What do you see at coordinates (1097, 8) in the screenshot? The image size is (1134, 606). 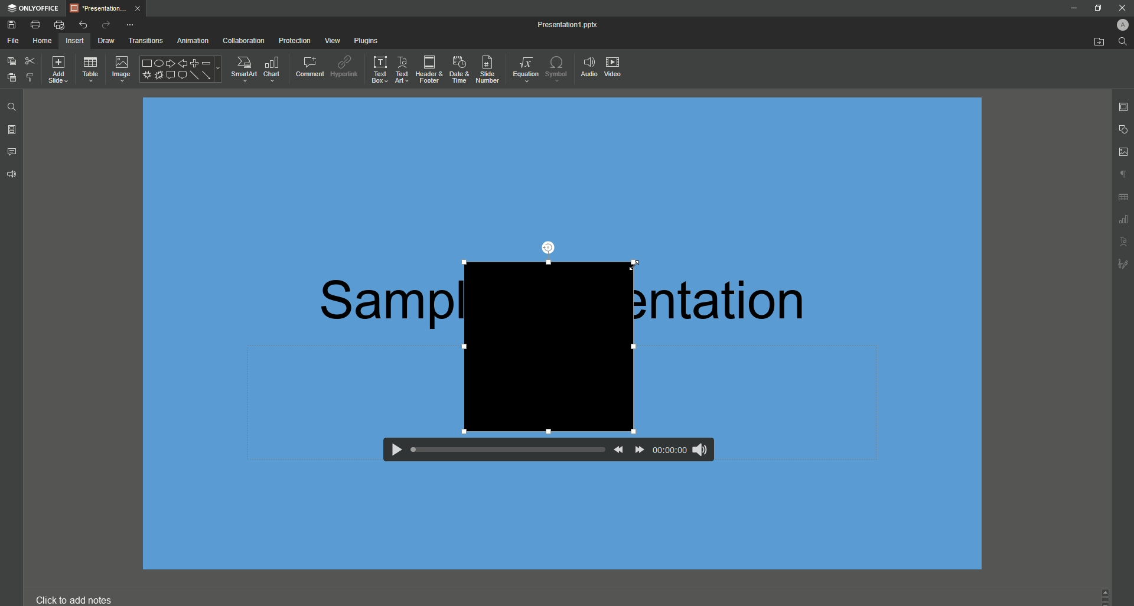 I see `Restore` at bounding box center [1097, 8].